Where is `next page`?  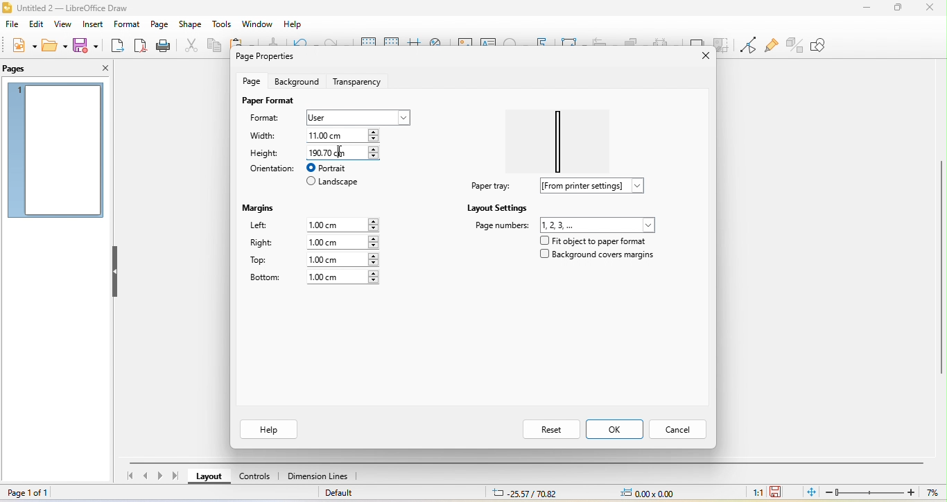 next page is located at coordinates (162, 476).